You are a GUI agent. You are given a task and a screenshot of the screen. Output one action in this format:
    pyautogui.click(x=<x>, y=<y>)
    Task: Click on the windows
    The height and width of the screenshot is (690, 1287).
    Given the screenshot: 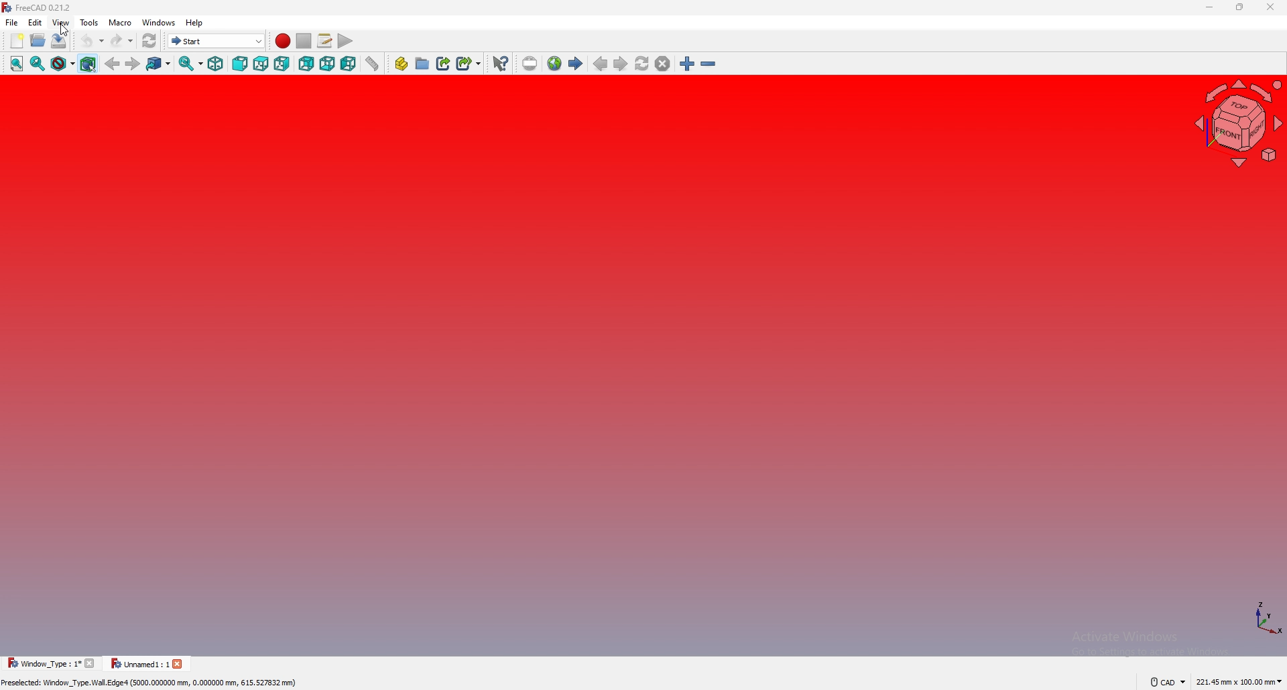 What is the action you would take?
    pyautogui.click(x=159, y=23)
    